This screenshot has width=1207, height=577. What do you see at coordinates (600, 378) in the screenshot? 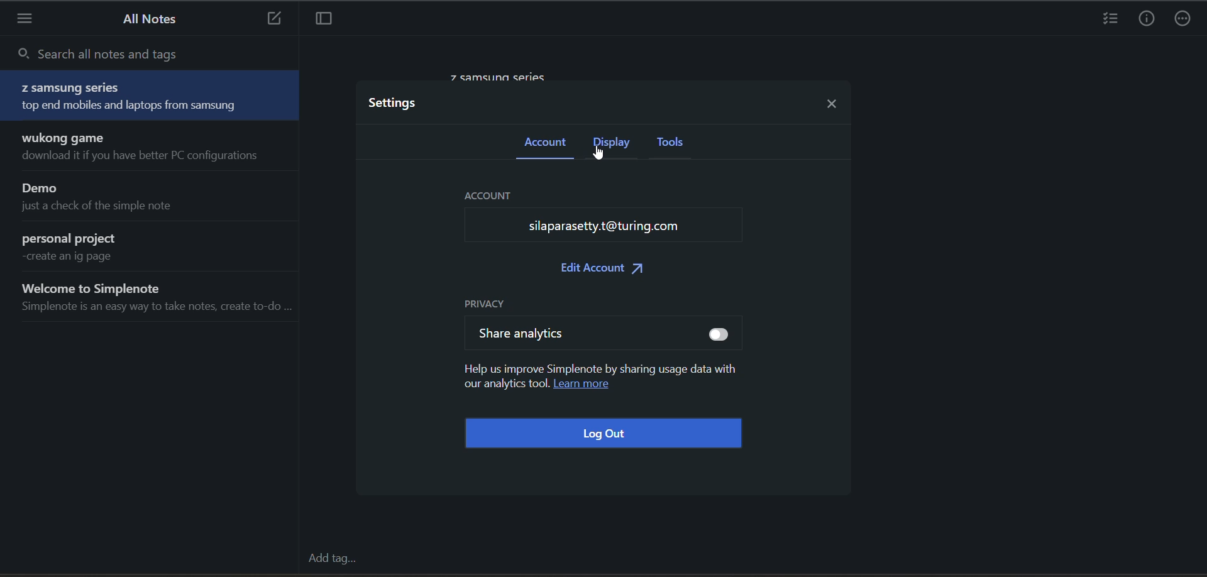
I see `Help us improve Simplenote by sharing usage data with
our analytics tool. Learn more` at bounding box center [600, 378].